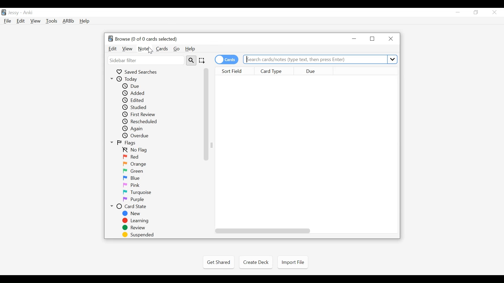  I want to click on Tools, so click(51, 21).